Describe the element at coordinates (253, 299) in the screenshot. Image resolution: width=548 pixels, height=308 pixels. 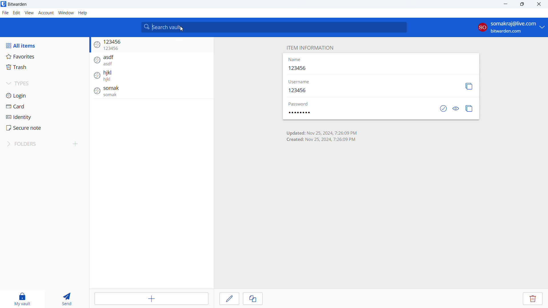
I see `clone` at that location.